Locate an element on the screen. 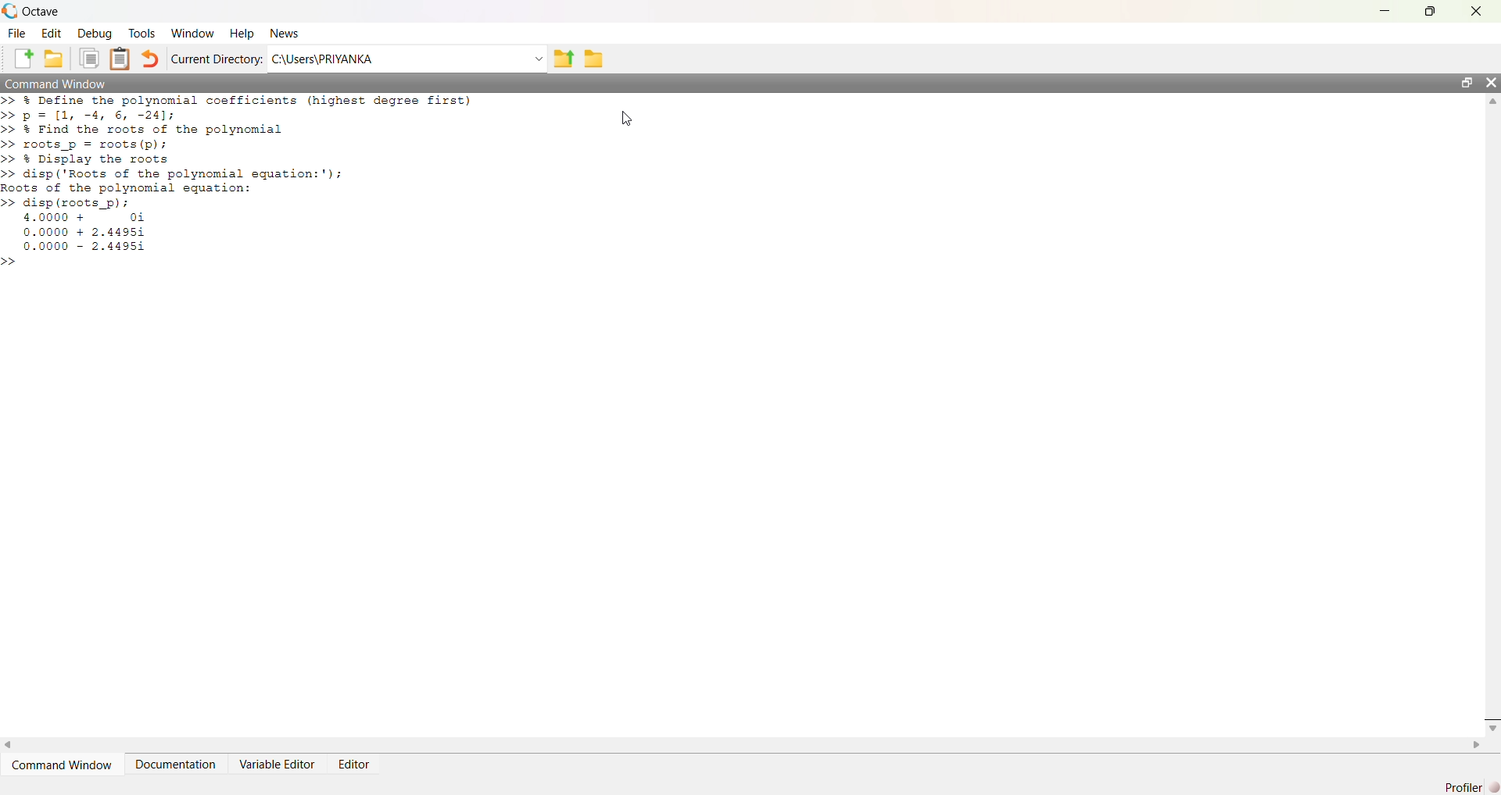  Command Window is located at coordinates (725, 82).